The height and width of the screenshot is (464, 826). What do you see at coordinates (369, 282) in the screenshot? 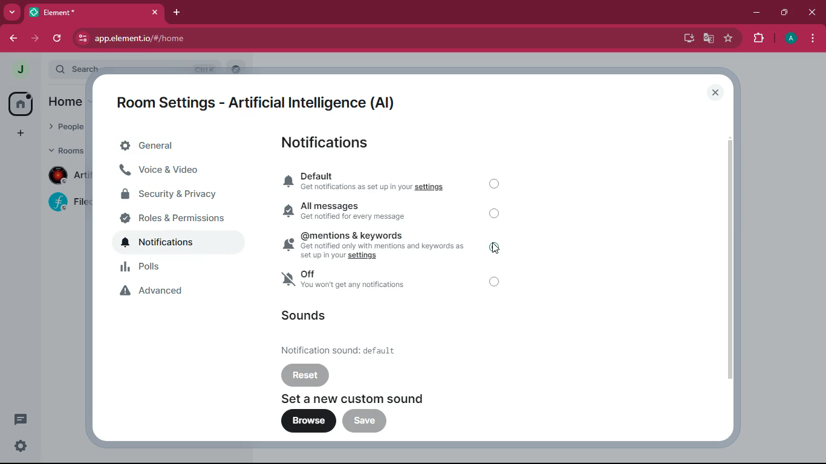
I see `off` at bounding box center [369, 282].